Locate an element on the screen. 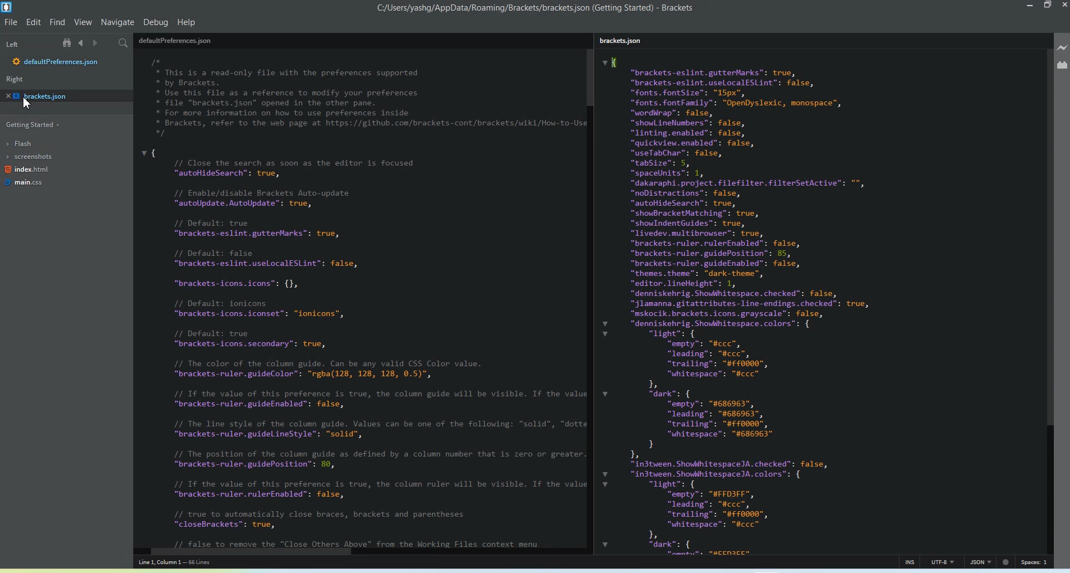 This screenshot has height=573, width=1070. screenshots is located at coordinates (30, 158).